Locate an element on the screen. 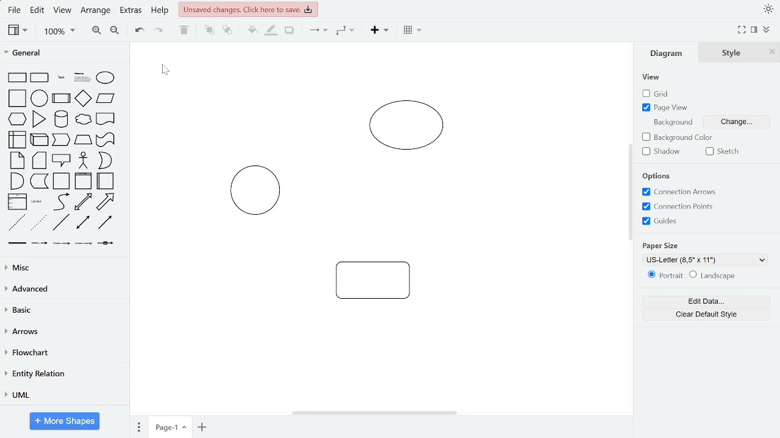 The image size is (780, 438). page view is located at coordinates (667, 108).